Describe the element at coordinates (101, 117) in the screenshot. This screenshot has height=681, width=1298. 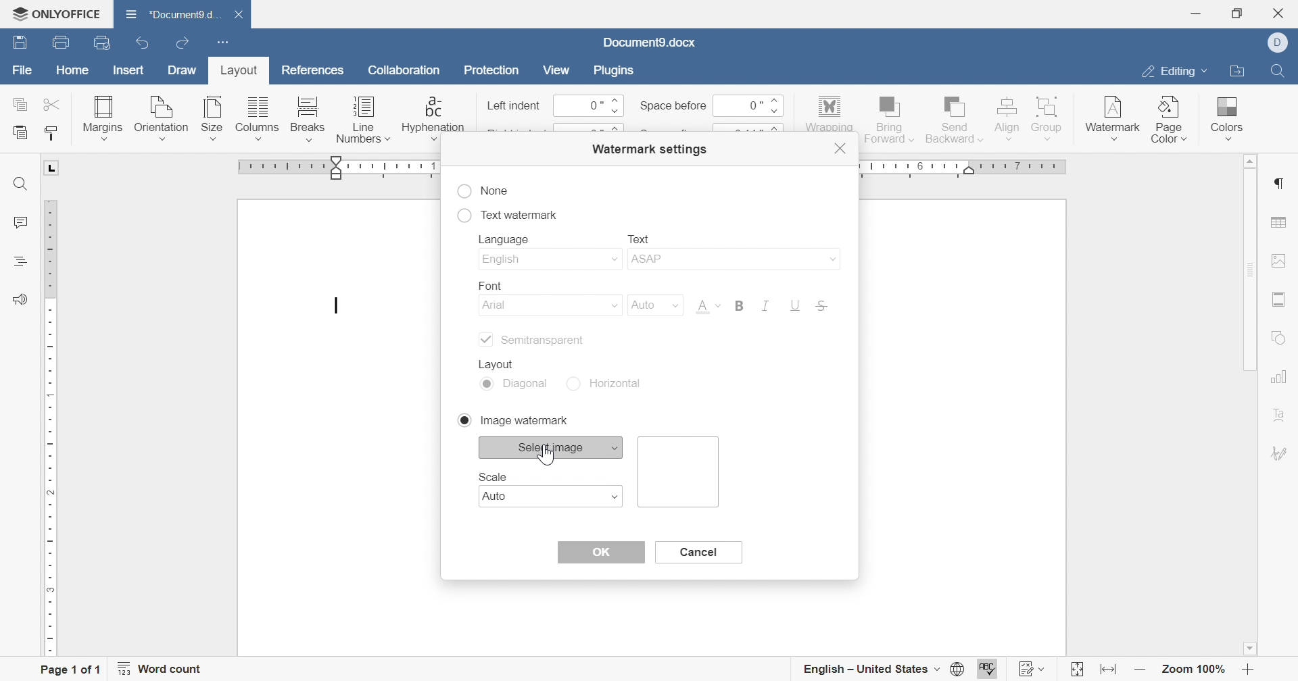
I see `margins` at that location.